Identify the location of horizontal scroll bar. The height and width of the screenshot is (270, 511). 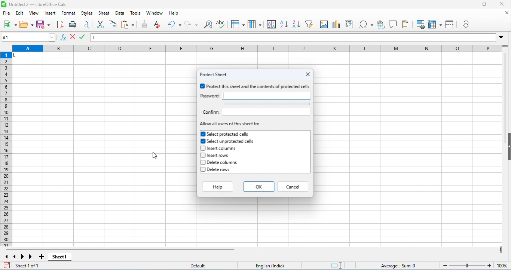
(122, 250).